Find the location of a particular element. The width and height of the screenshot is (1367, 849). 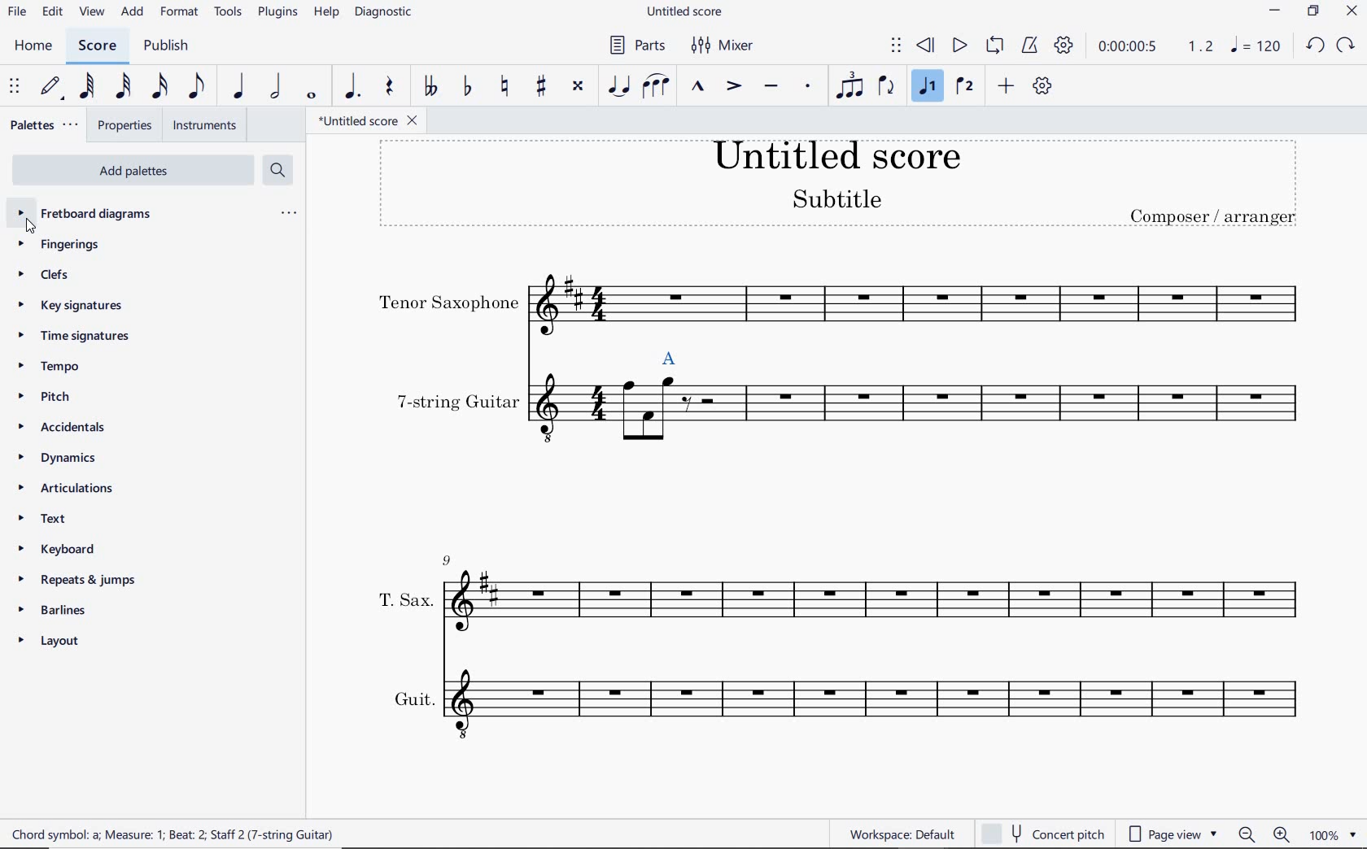

PLAY is located at coordinates (959, 45).